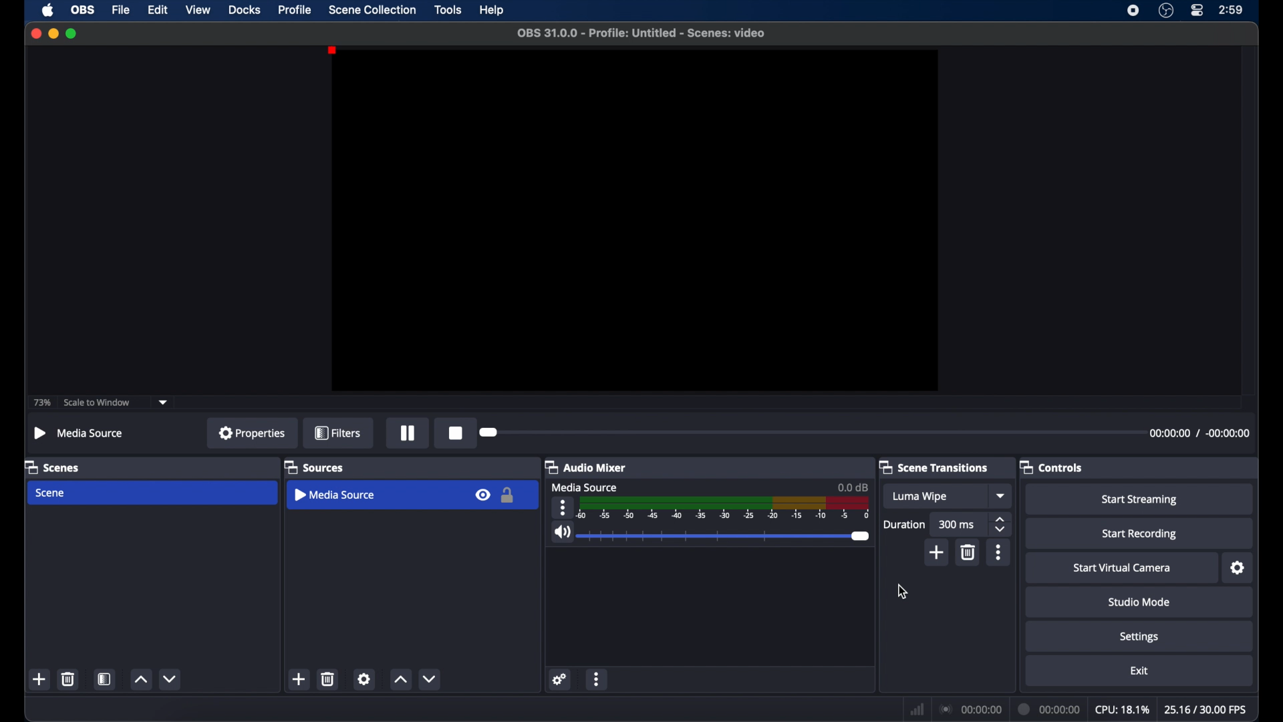  What do you see at coordinates (1140, 671) in the screenshot?
I see `exit` at bounding box center [1140, 671].